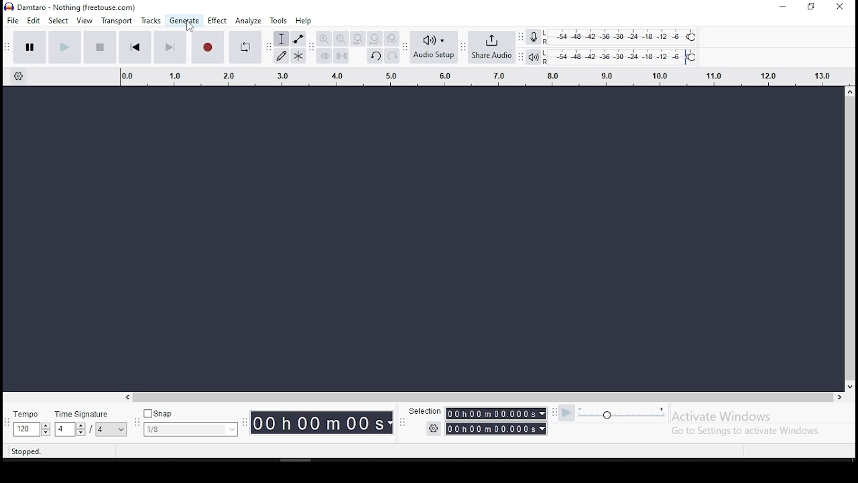 Image resolution: width=858 pixels, height=483 pixels. What do you see at coordinates (245, 429) in the screenshot?
I see `show menu` at bounding box center [245, 429].